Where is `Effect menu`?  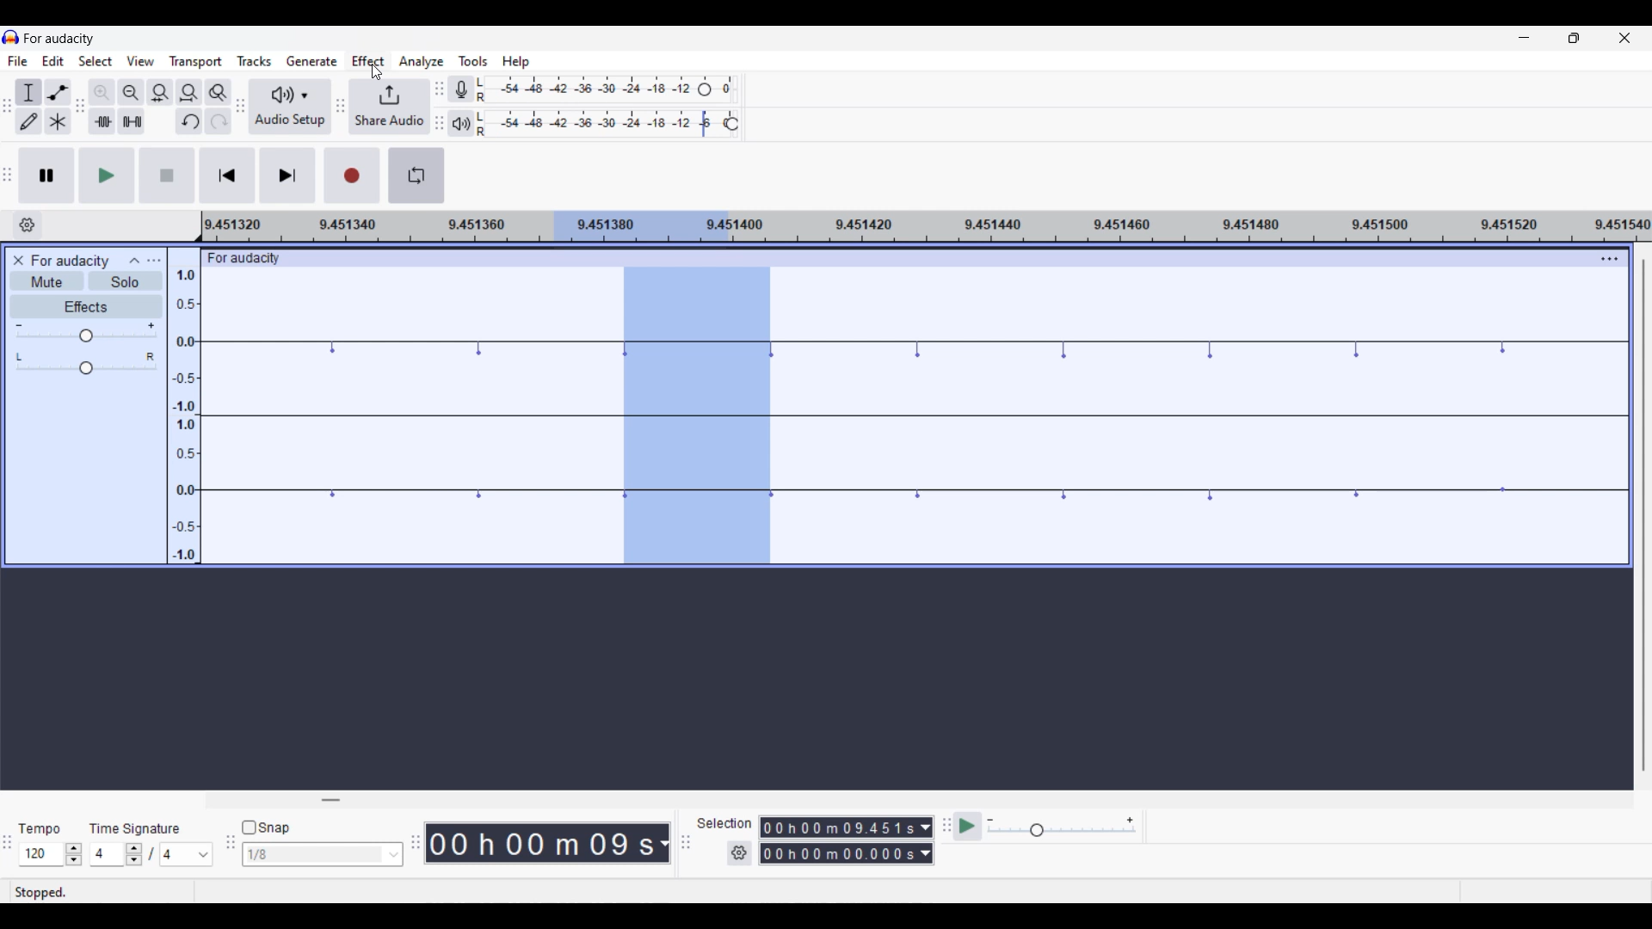 Effect menu is located at coordinates (369, 61).